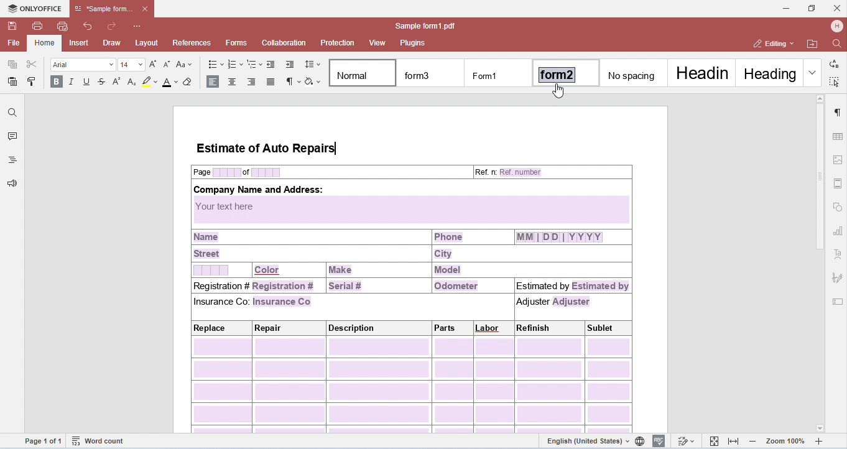  I want to click on align left, so click(213, 81).